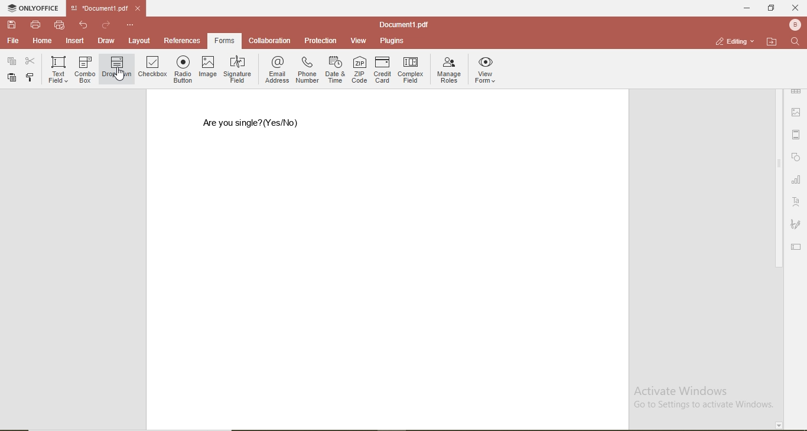 The width and height of the screenshot is (807, 431). What do you see at coordinates (106, 41) in the screenshot?
I see `draw` at bounding box center [106, 41].